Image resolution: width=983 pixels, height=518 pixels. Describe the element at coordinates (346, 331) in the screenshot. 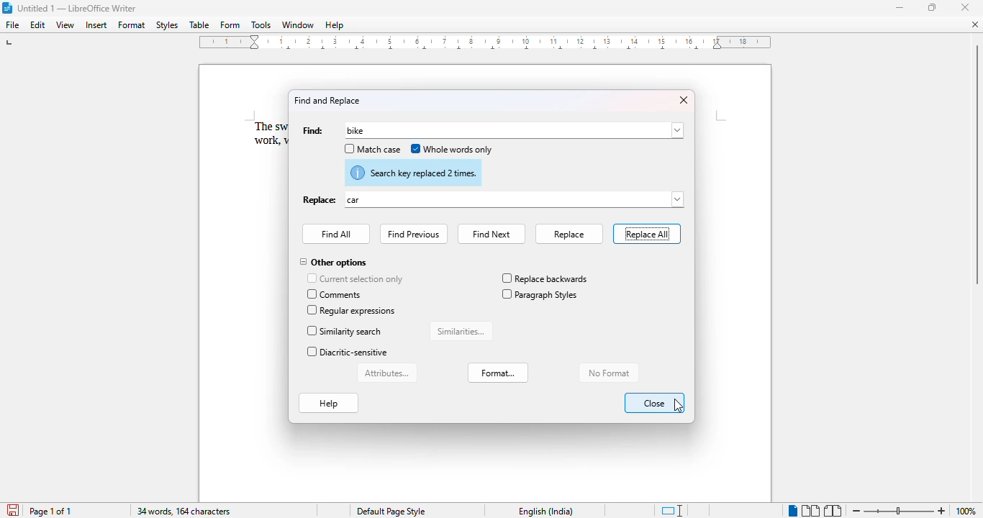

I see `similarity search` at that location.